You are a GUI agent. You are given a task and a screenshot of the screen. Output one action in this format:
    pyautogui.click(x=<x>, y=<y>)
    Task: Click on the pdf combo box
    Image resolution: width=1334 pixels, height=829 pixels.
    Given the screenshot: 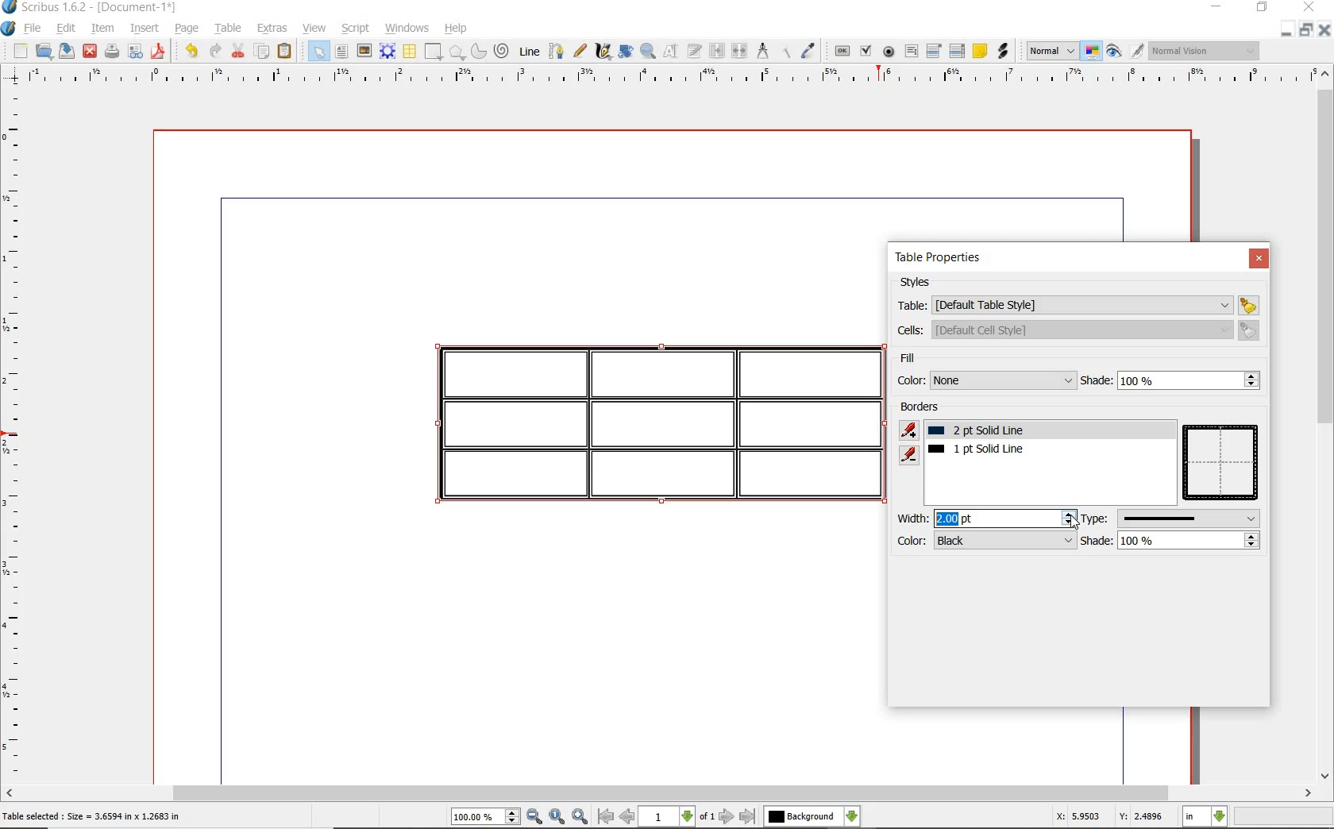 What is the action you would take?
    pyautogui.click(x=934, y=52)
    